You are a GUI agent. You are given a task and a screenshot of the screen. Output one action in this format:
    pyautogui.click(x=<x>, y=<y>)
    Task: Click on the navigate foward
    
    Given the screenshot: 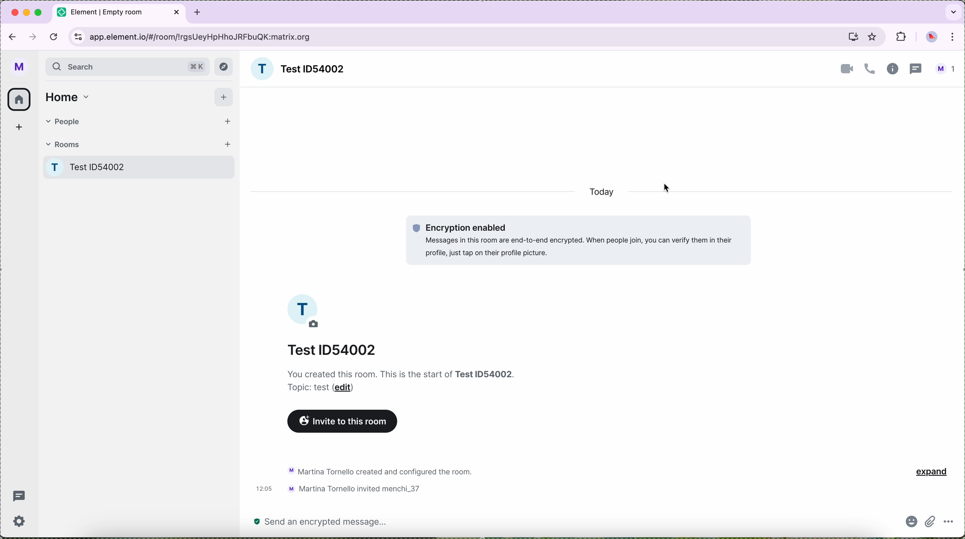 What is the action you would take?
    pyautogui.click(x=32, y=37)
    